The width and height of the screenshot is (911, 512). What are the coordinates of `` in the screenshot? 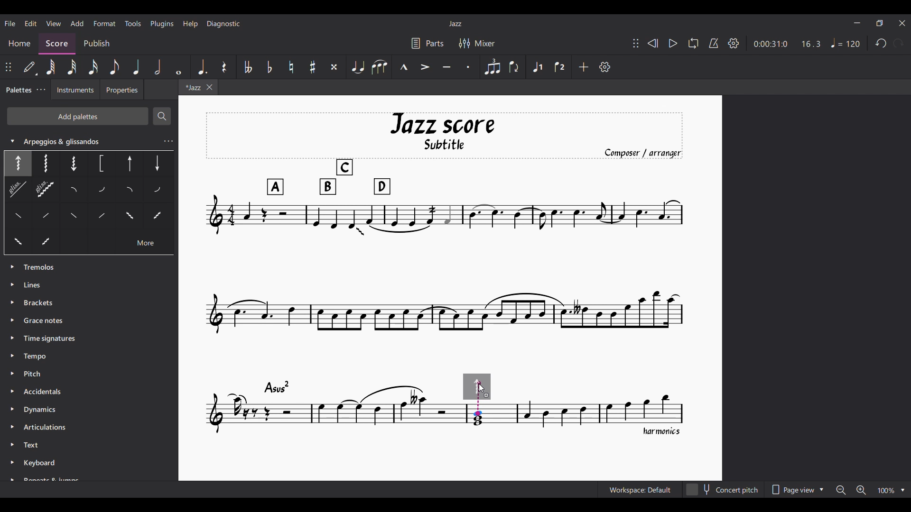 It's located at (158, 162).